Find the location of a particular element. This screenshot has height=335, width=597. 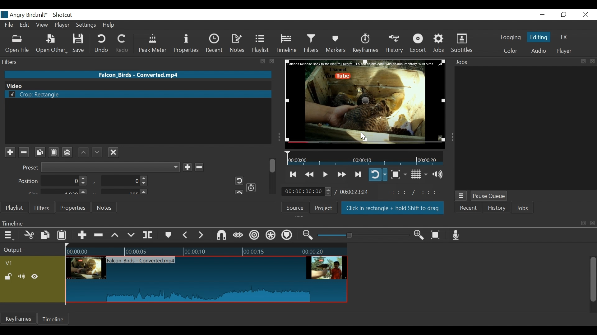

Next Marker is located at coordinates (202, 235).